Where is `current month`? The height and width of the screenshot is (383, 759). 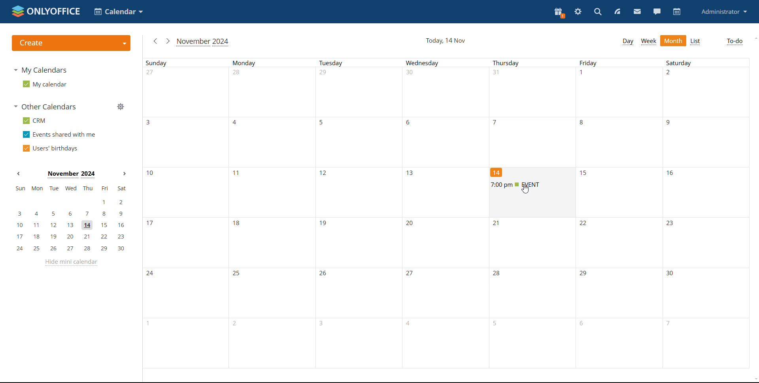 current month is located at coordinates (71, 175).